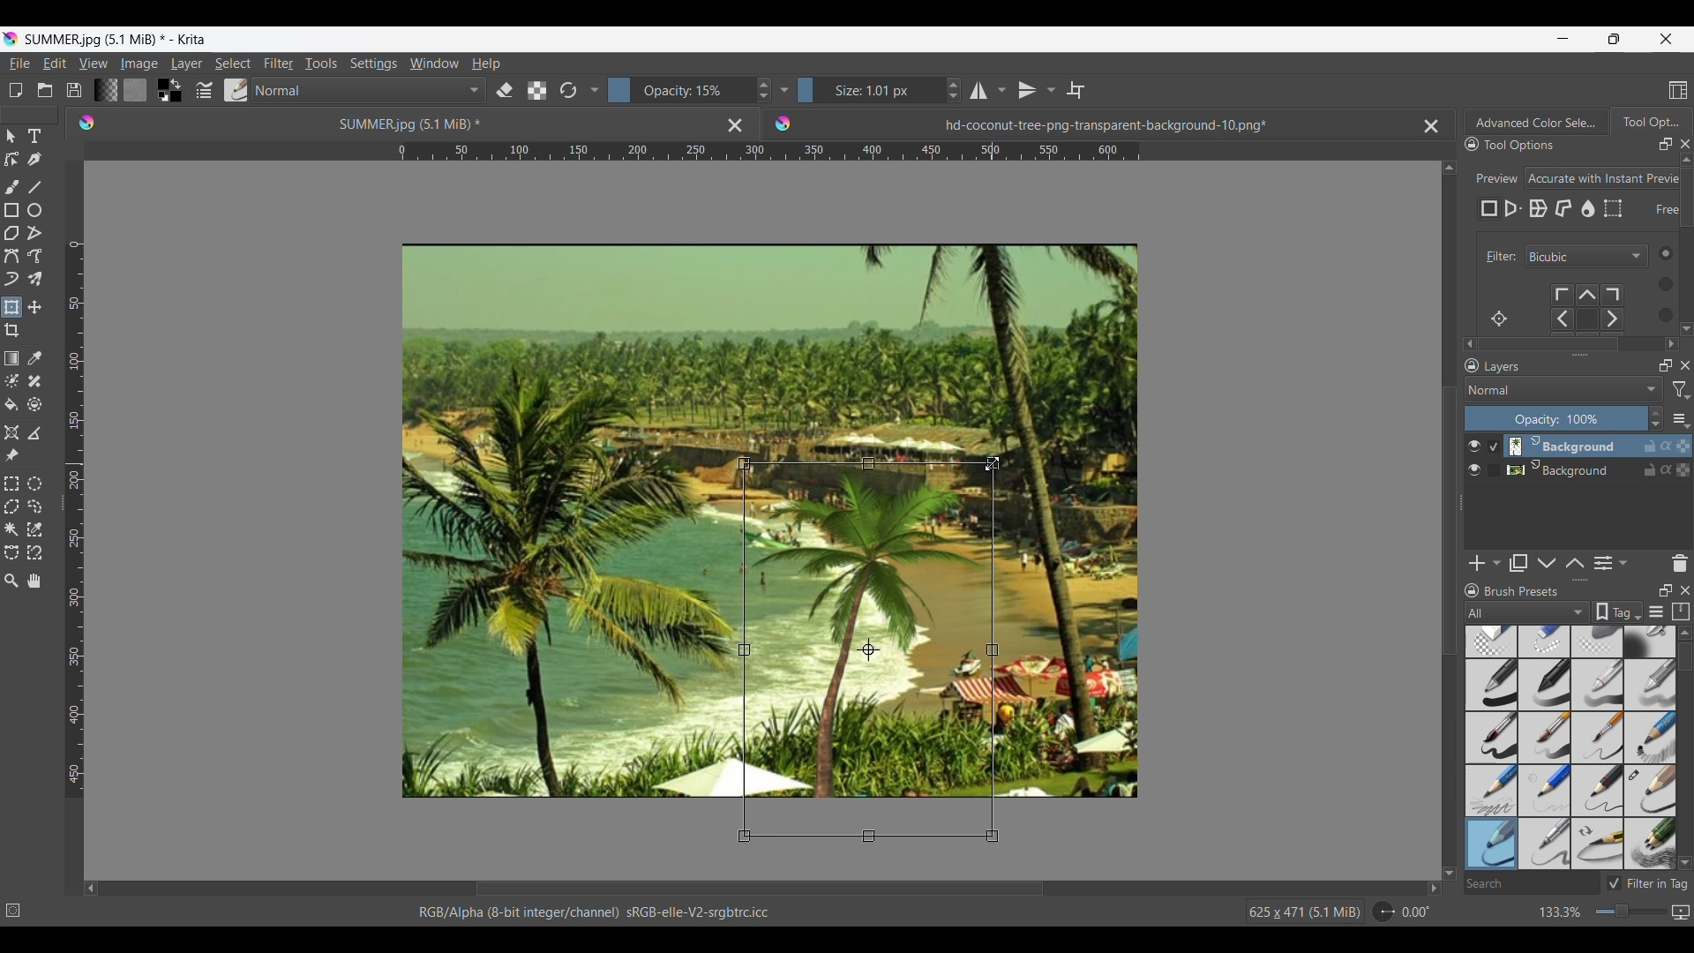 The height and width of the screenshot is (953, 1694). What do you see at coordinates (34, 137) in the screenshot?
I see `Text tool` at bounding box center [34, 137].